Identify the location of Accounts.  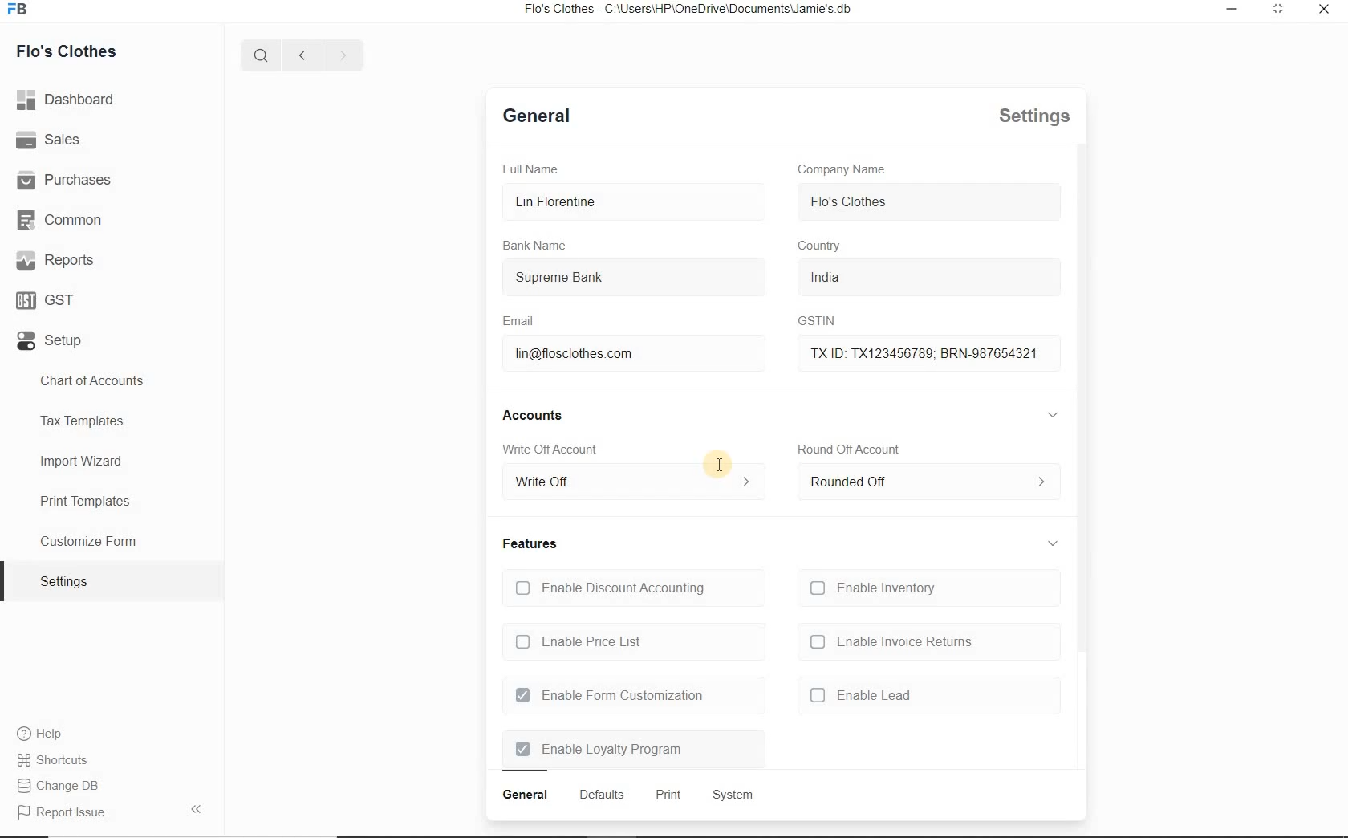
(535, 415).